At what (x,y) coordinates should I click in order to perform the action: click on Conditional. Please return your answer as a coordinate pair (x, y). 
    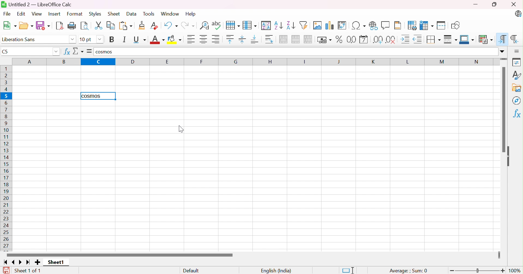
    Looking at the image, I should click on (486, 39).